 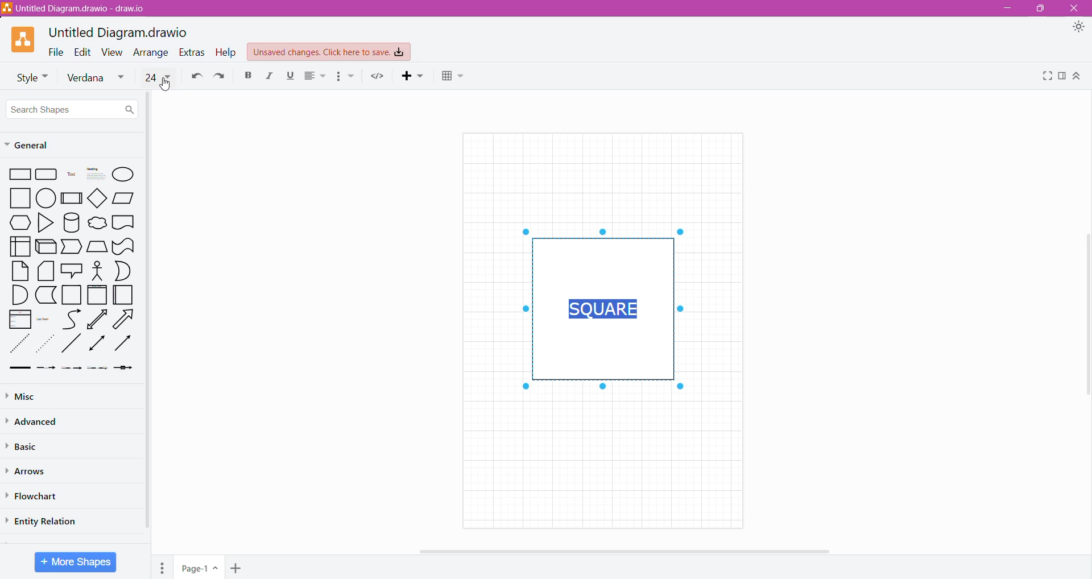 I want to click on Vertical Scroll Bar, so click(x=1085, y=315).